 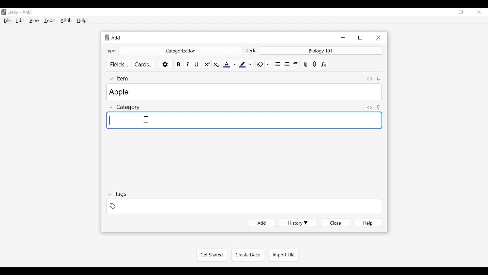 I want to click on Get Shared, so click(x=211, y=255).